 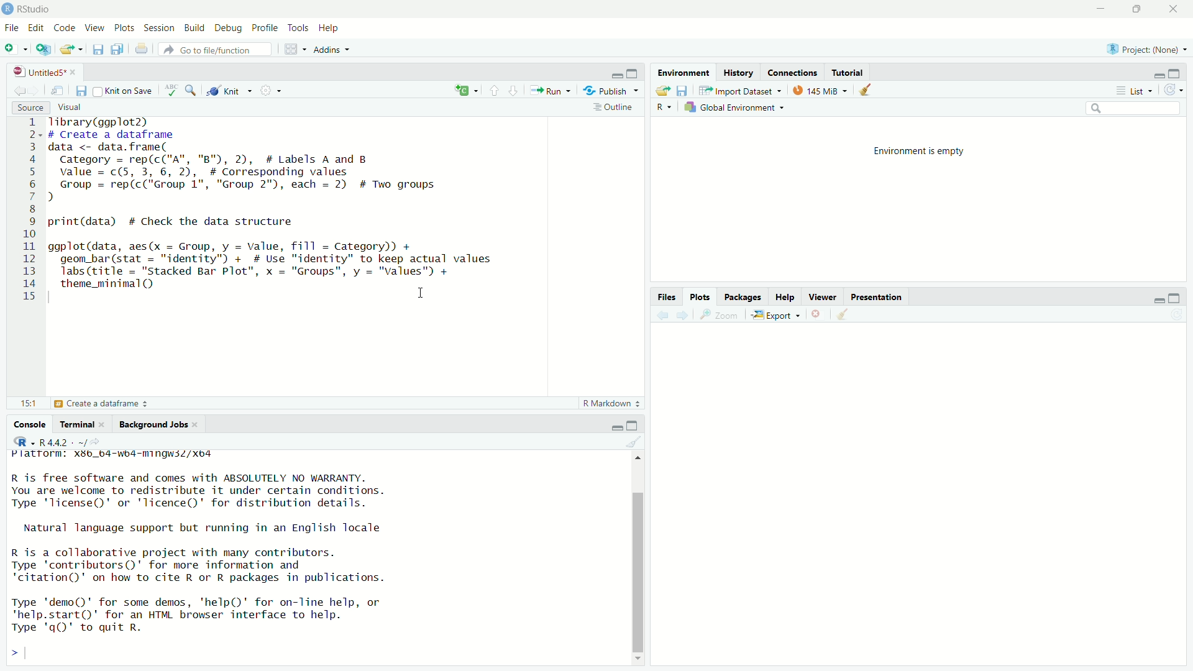 What do you see at coordinates (299, 27) in the screenshot?
I see `Tools` at bounding box center [299, 27].